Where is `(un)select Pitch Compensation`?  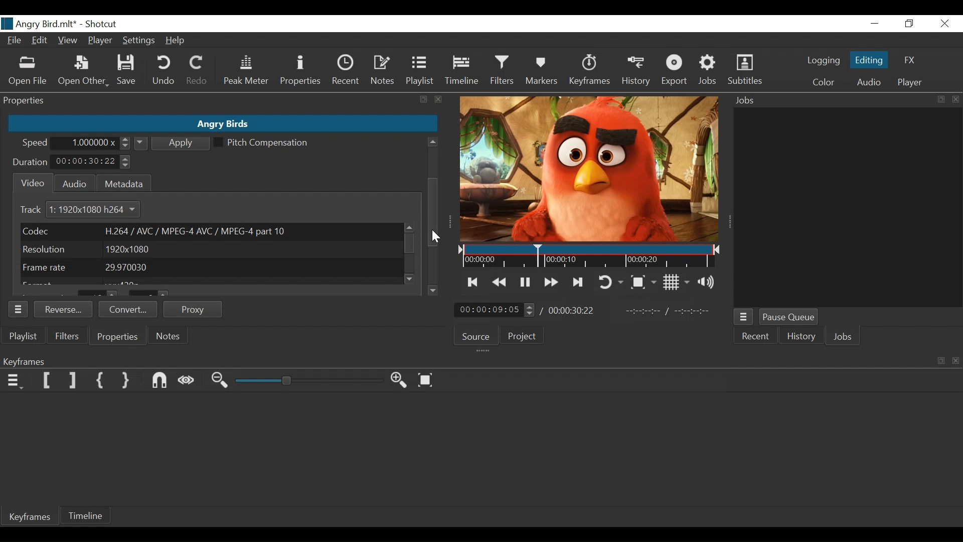 (un)select Pitch Compensation is located at coordinates (261, 143).